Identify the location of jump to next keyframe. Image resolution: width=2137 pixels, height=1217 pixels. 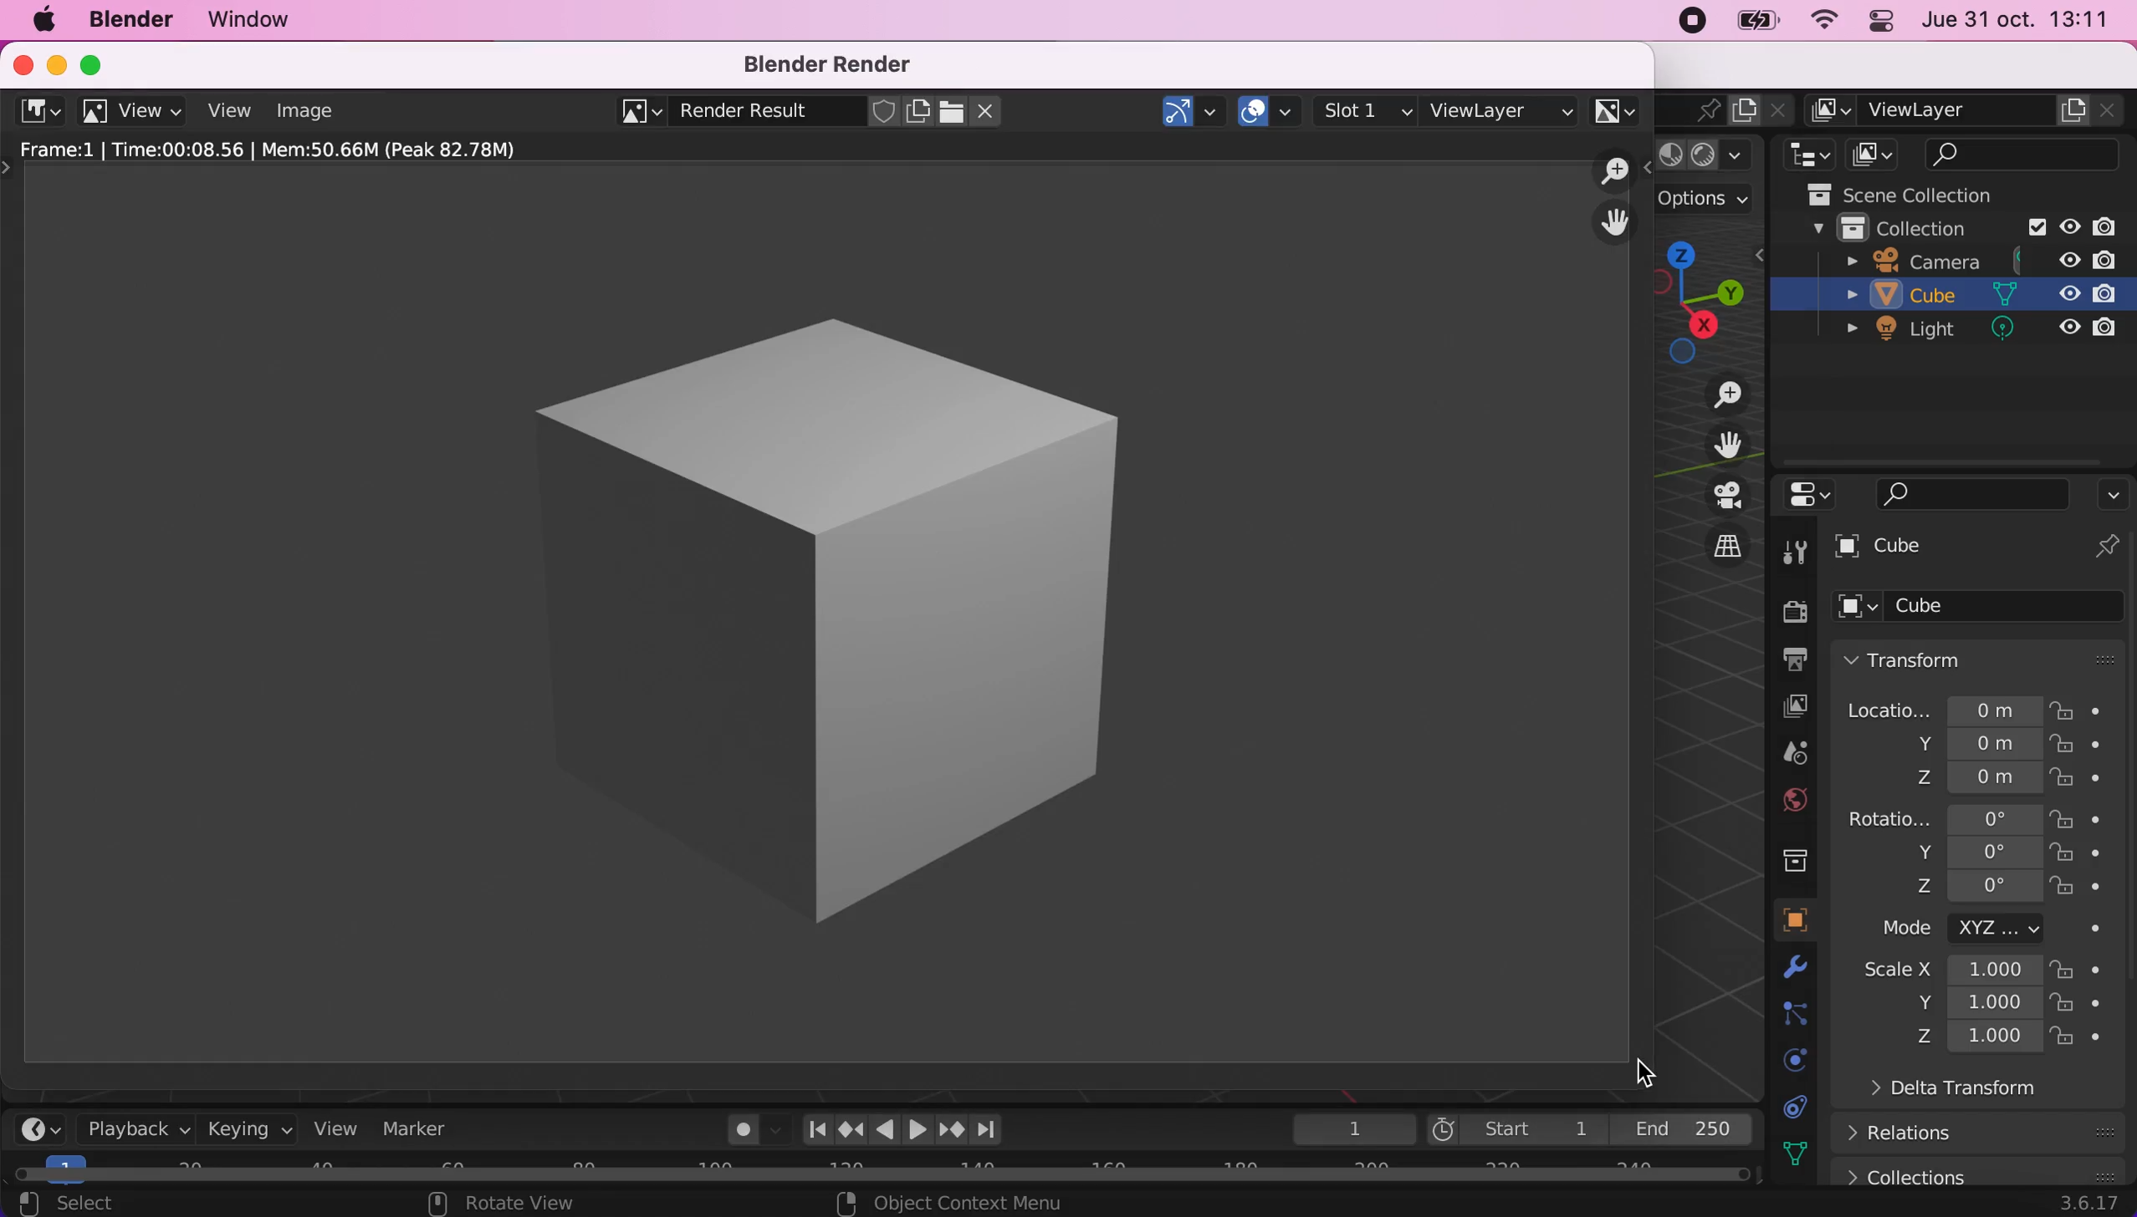
(950, 1128).